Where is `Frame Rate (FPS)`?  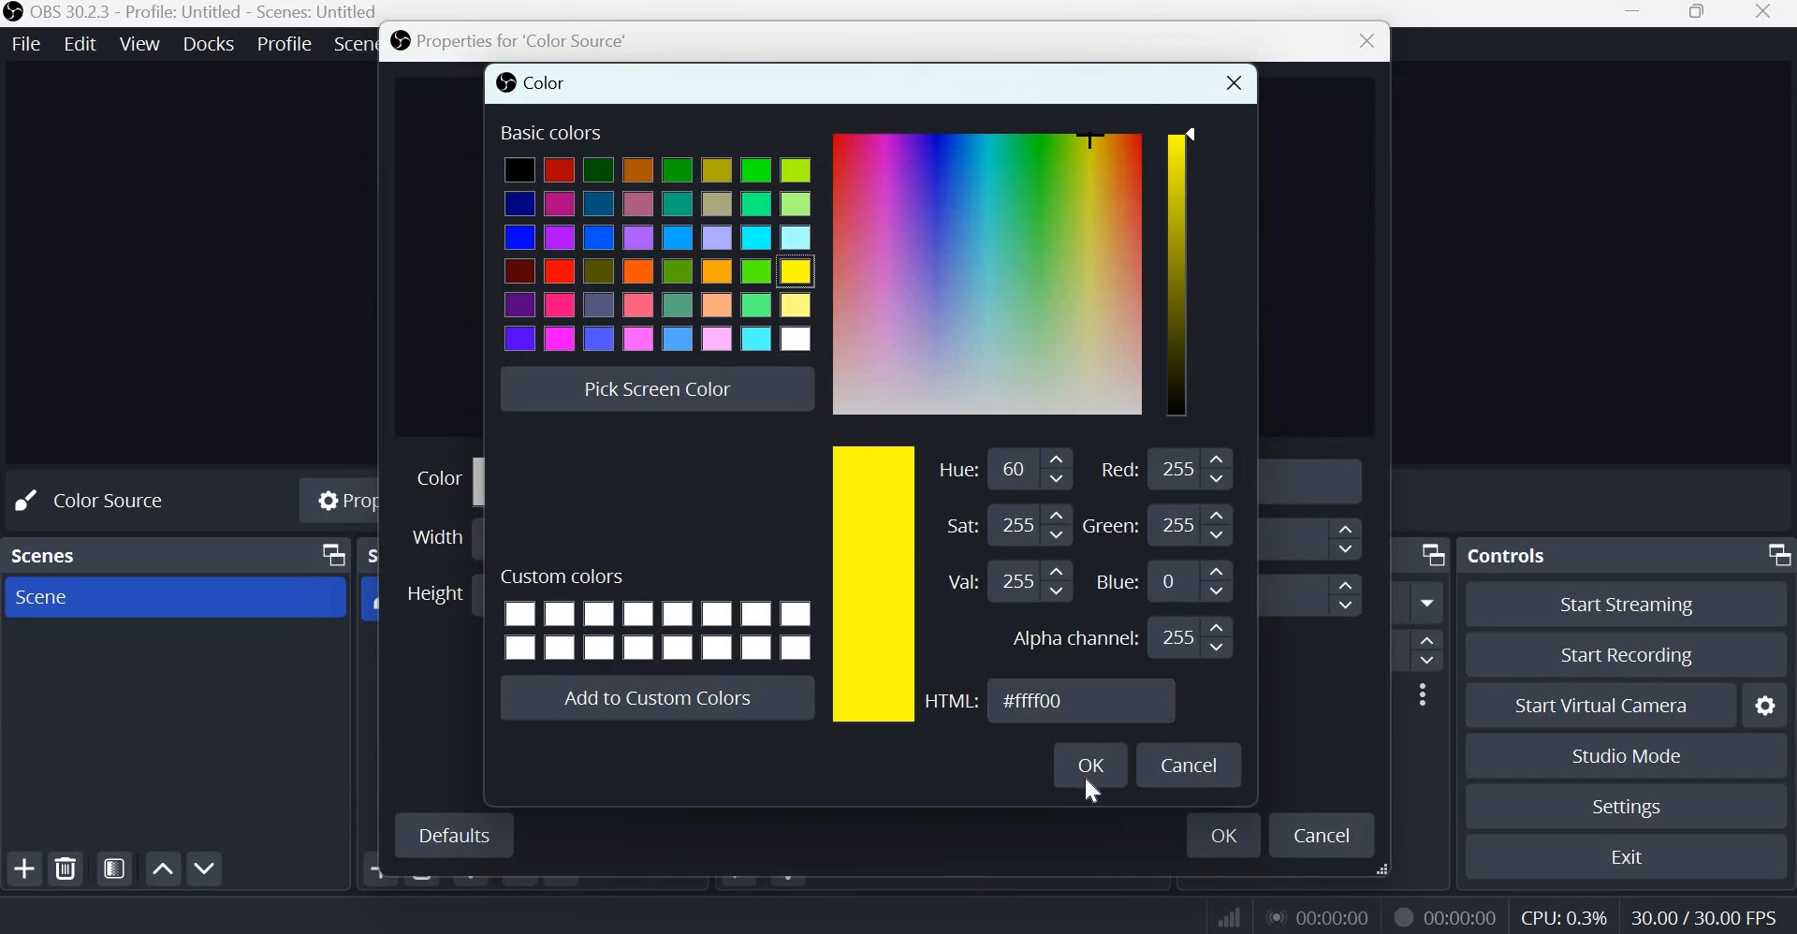
Frame Rate (FPS) is located at coordinates (1699, 915).